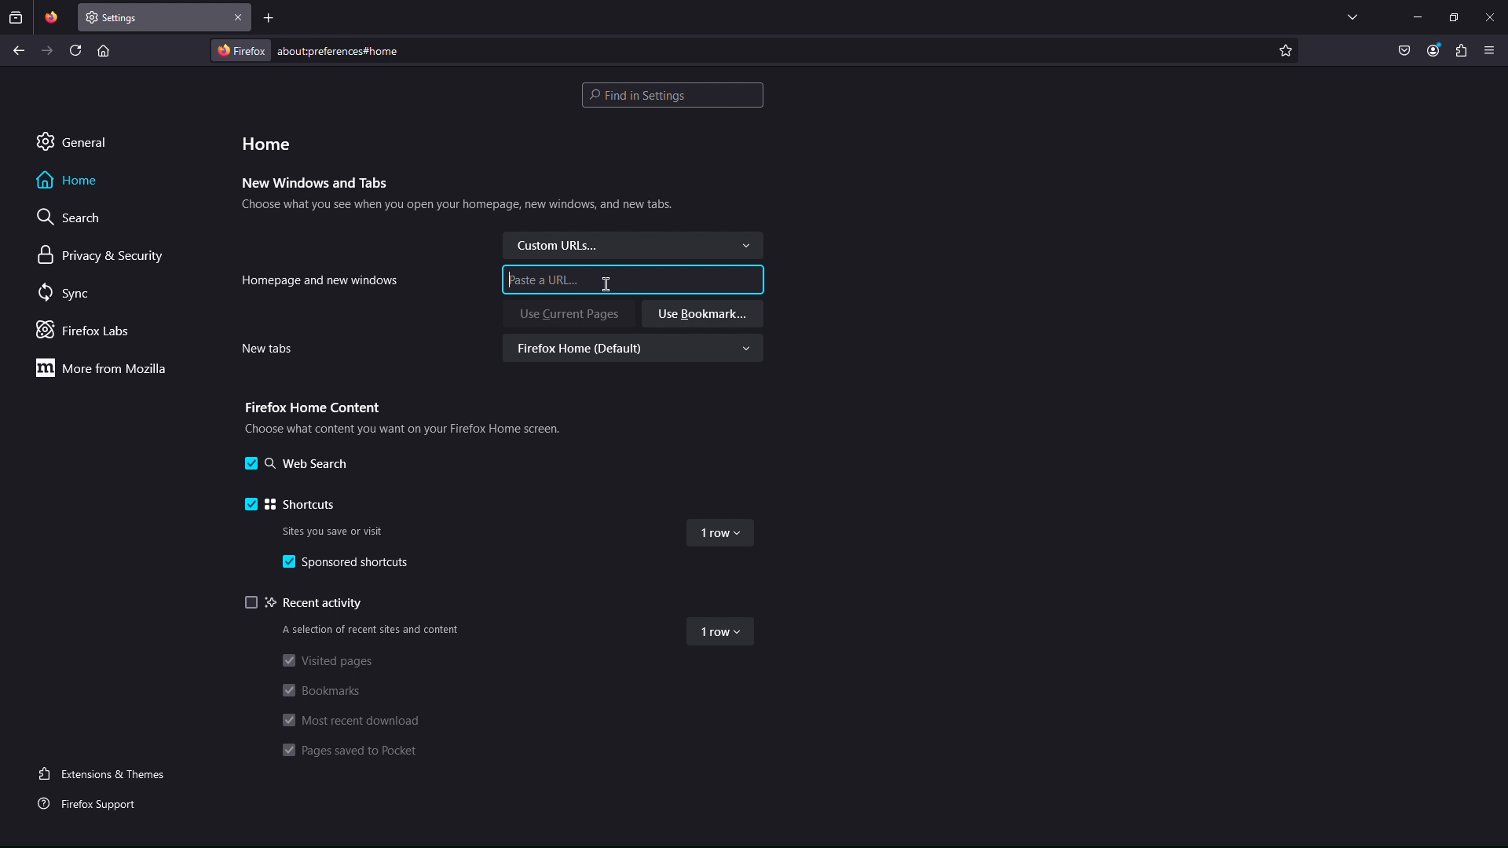 This screenshot has width=1508, height=848. Describe the element at coordinates (398, 428) in the screenshot. I see `Choose what content you want on your Firefox Home screen` at that location.